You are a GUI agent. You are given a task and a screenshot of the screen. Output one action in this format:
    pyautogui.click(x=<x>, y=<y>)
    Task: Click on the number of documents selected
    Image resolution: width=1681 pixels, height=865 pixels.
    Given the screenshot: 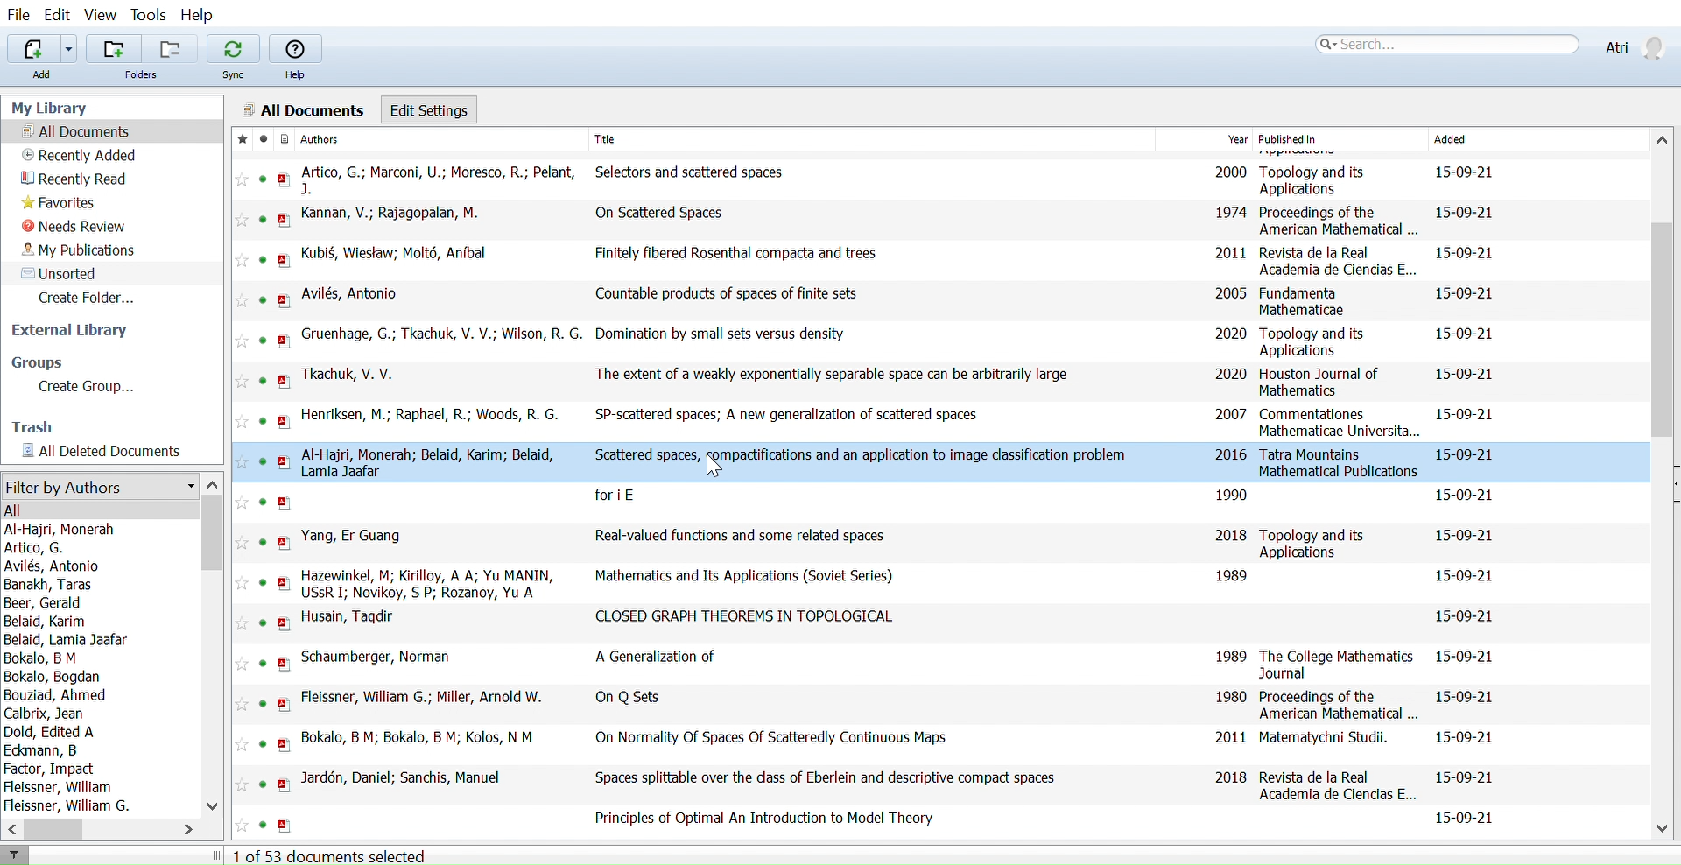 What is the action you would take?
    pyautogui.click(x=330, y=856)
    